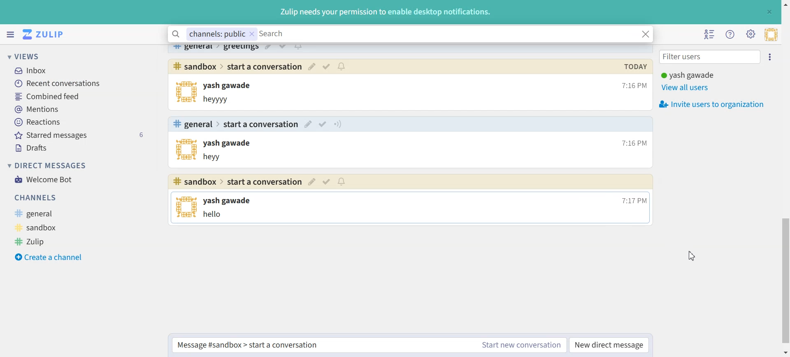  What do you see at coordinates (633, 86) in the screenshot?
I see `Time` at bounding box center [633, 86].